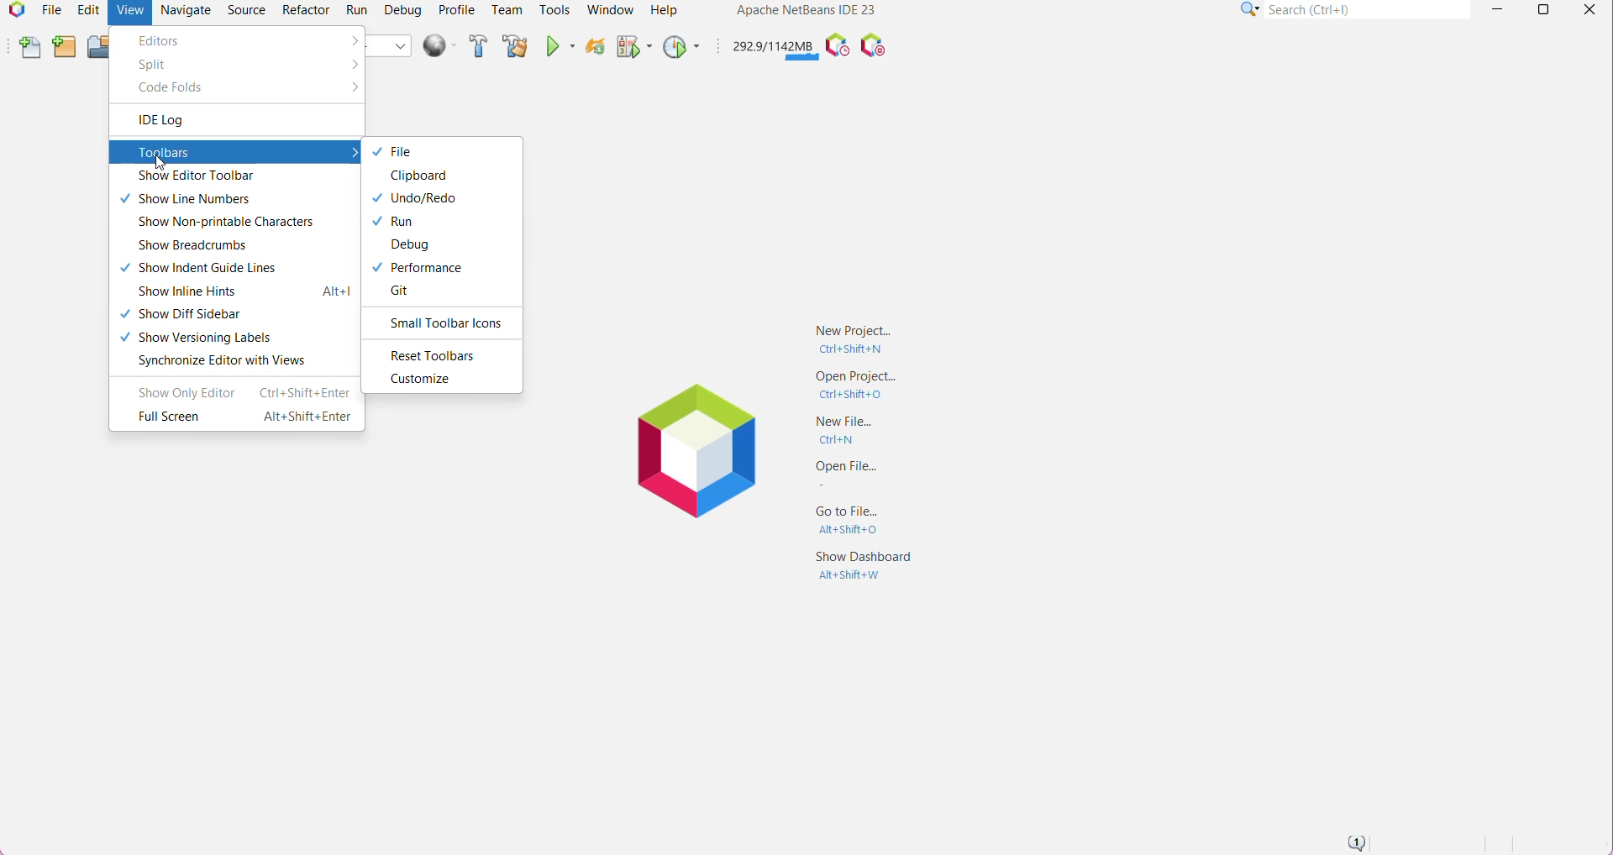 This screenshot has height=855, width=1613. I want to click on Source, so click(246, 10).